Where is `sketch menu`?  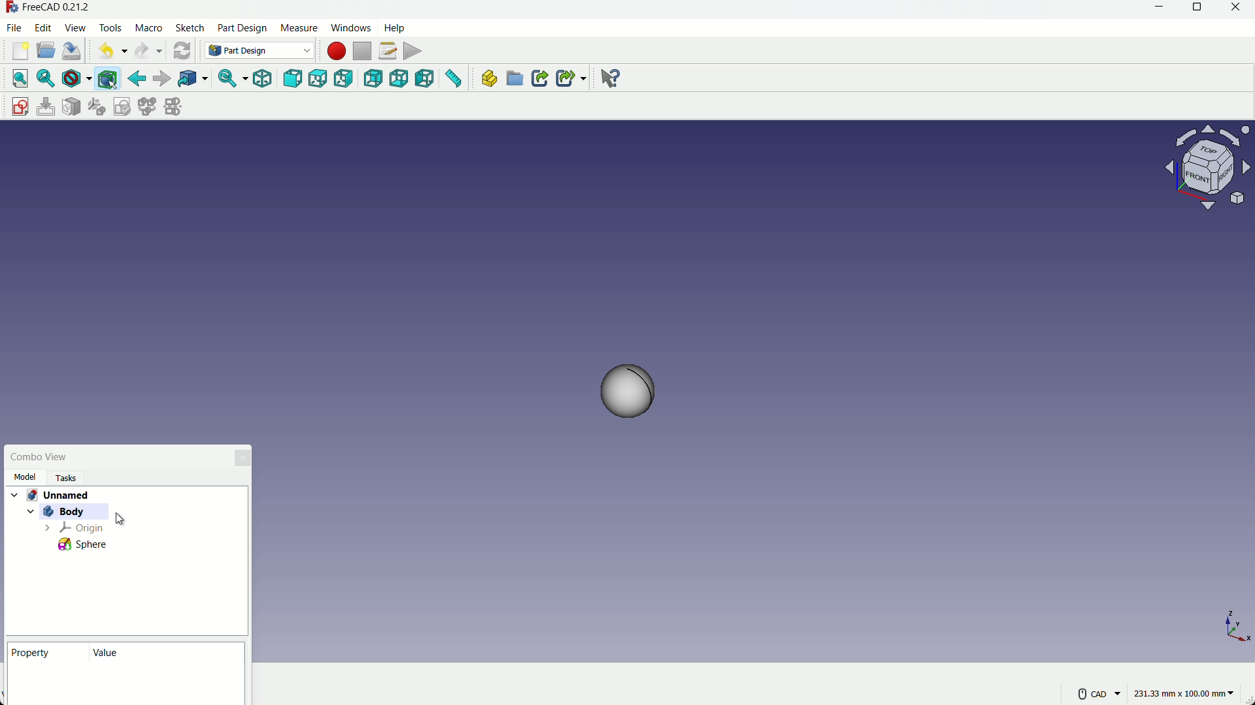 sketch menu is located at coordinates (190, 29).